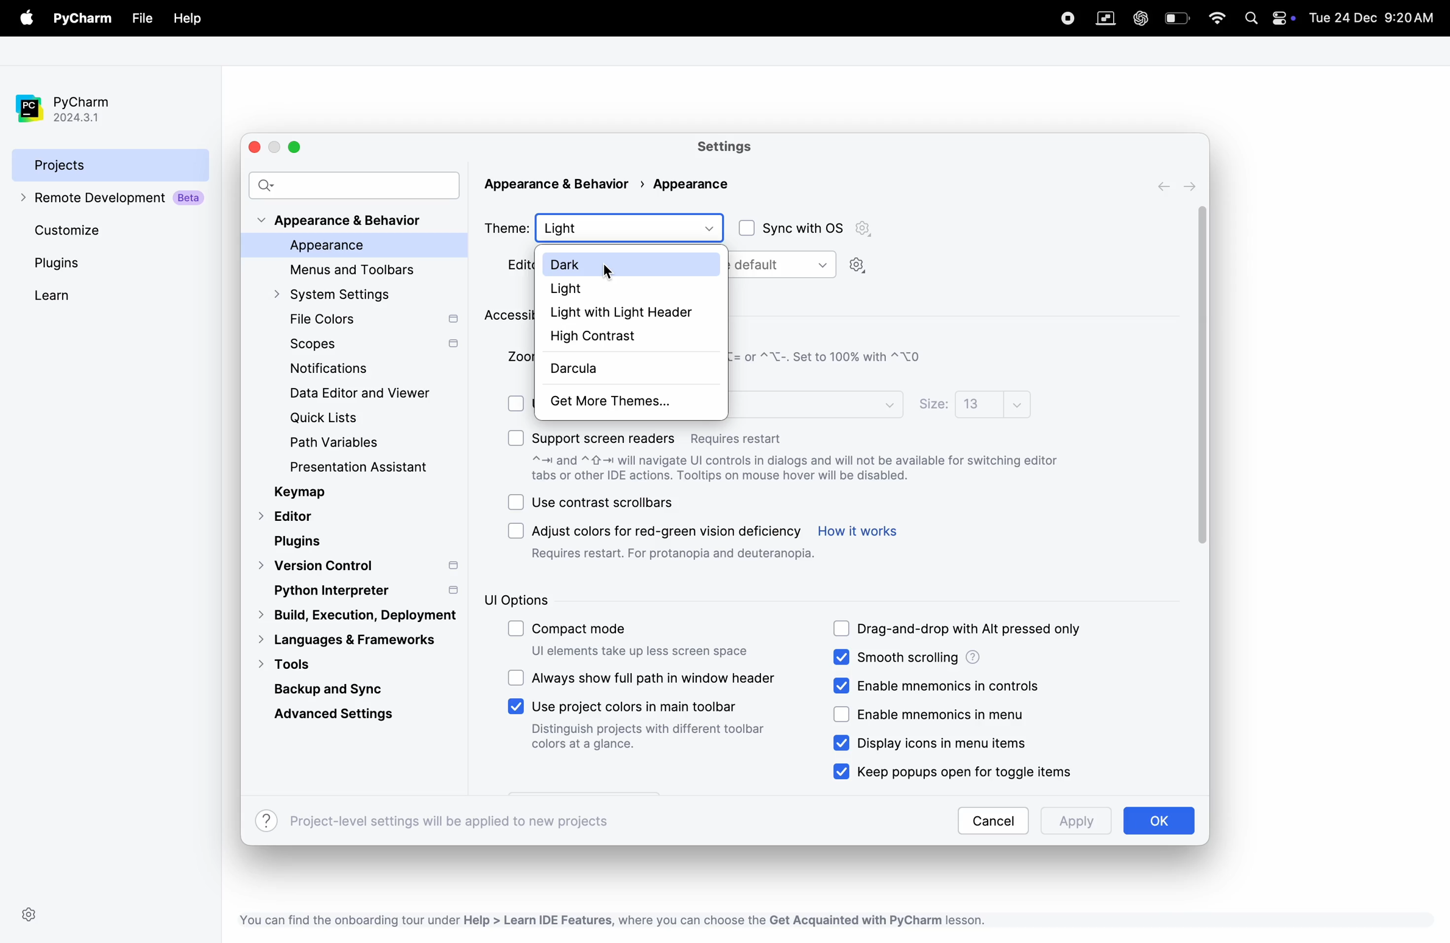 The width and height of the screenshot is (1450, 943). Describe the element at coordinates (842, 771) in the screenshot. I see `checkbox` at that location.